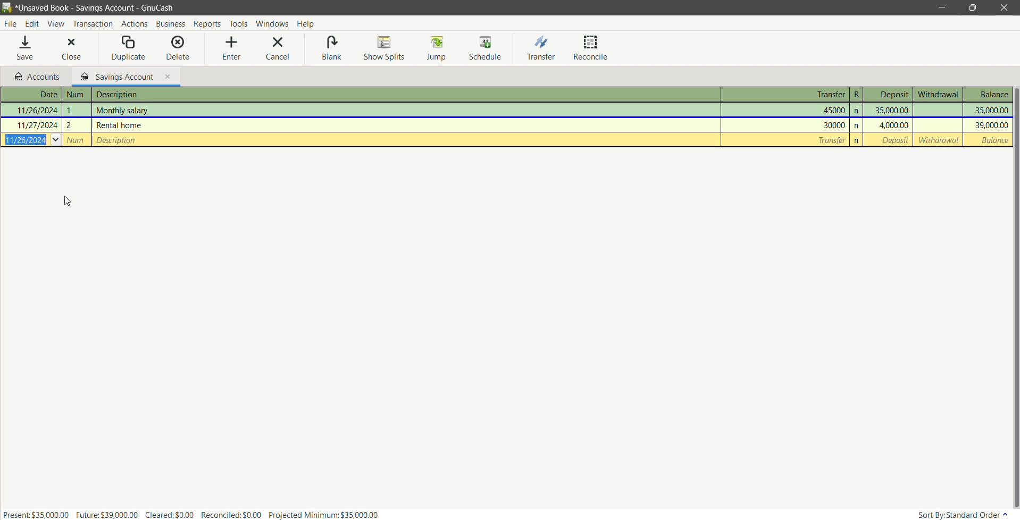  Describe the element at coordinates (988, 95) in the screenshot. I see `Balance` at that location.